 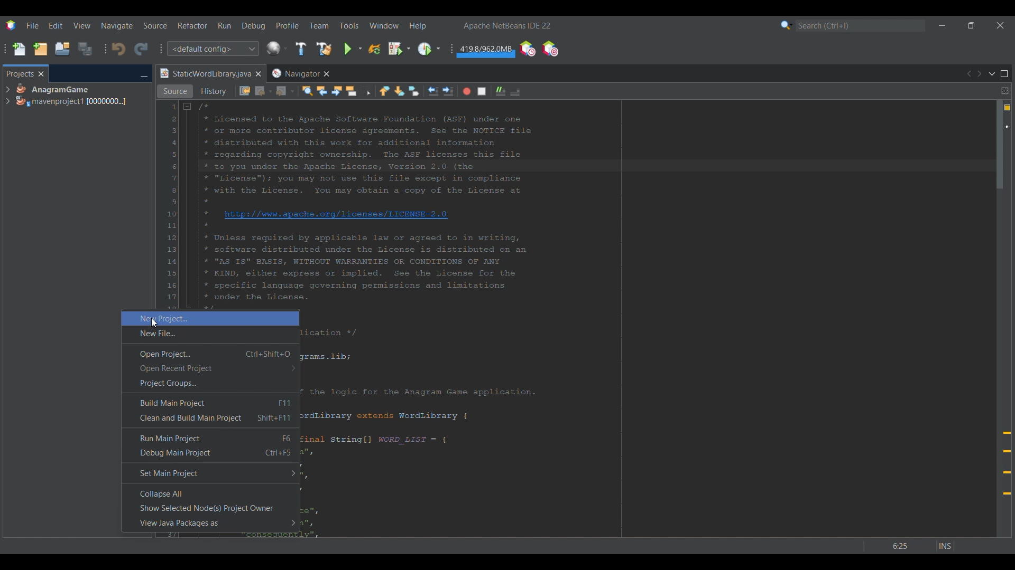 I want to click on Show selected node(s) project owner, so click(x=211, y=508).